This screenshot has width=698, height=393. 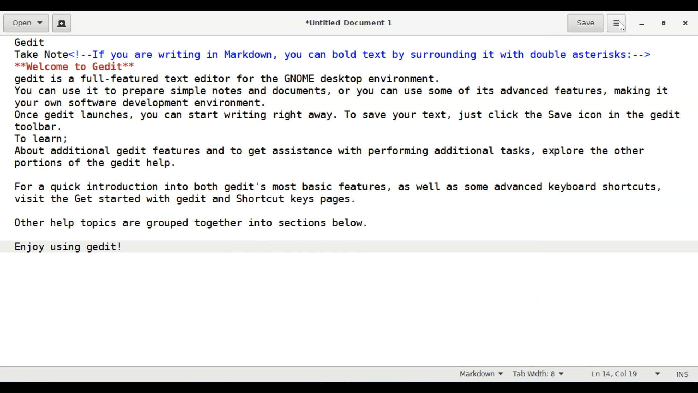 I want to click on You can use it to prepare simple notes and documents, or you can use some of its advanced features, making it
your own software development environment., so click(x=348, y=96).